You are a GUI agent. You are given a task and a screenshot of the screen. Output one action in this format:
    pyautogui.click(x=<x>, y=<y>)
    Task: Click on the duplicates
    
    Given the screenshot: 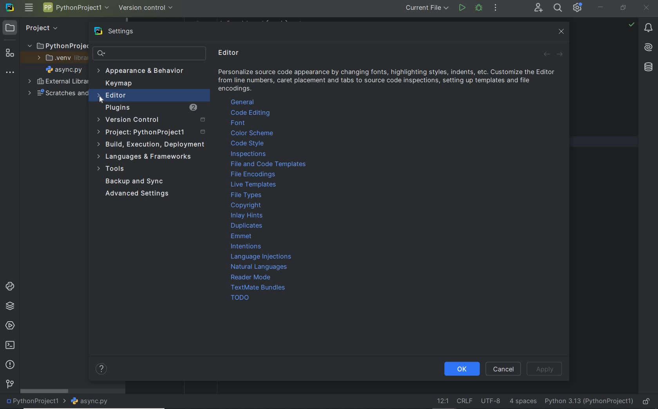 What is the action you would take?
    pyautogui.click(x=248, y=226)
    